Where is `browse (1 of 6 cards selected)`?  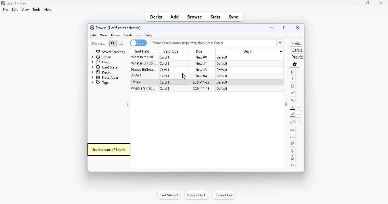
browse (1 of 6 cards selected) is located at coordinates (118, 28).